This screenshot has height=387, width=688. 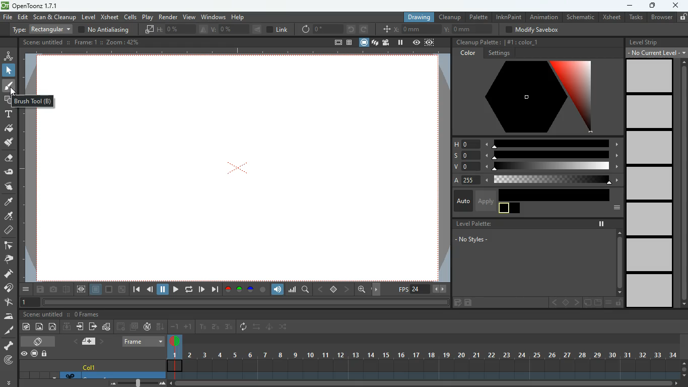 What do you see at coordinates (86, 42) in the screenshot?
I see `frame` at bounding box center [86, 42].